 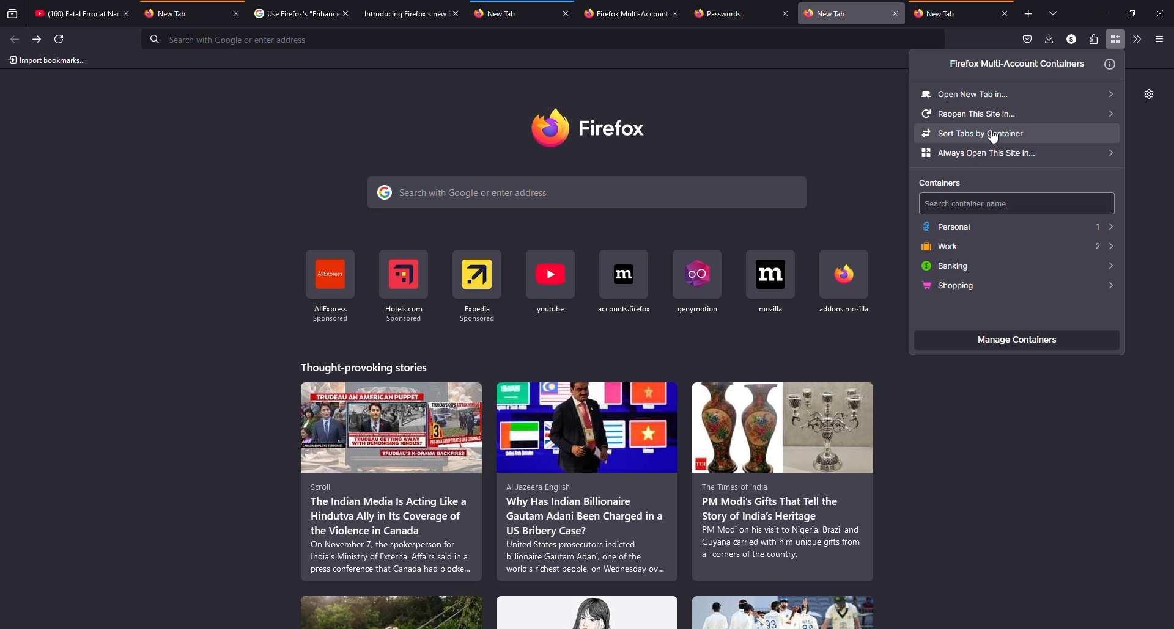 What do you see at coordinates (949, 14) in the screenshot?
I see `tab` at bounding box center [949, 14].